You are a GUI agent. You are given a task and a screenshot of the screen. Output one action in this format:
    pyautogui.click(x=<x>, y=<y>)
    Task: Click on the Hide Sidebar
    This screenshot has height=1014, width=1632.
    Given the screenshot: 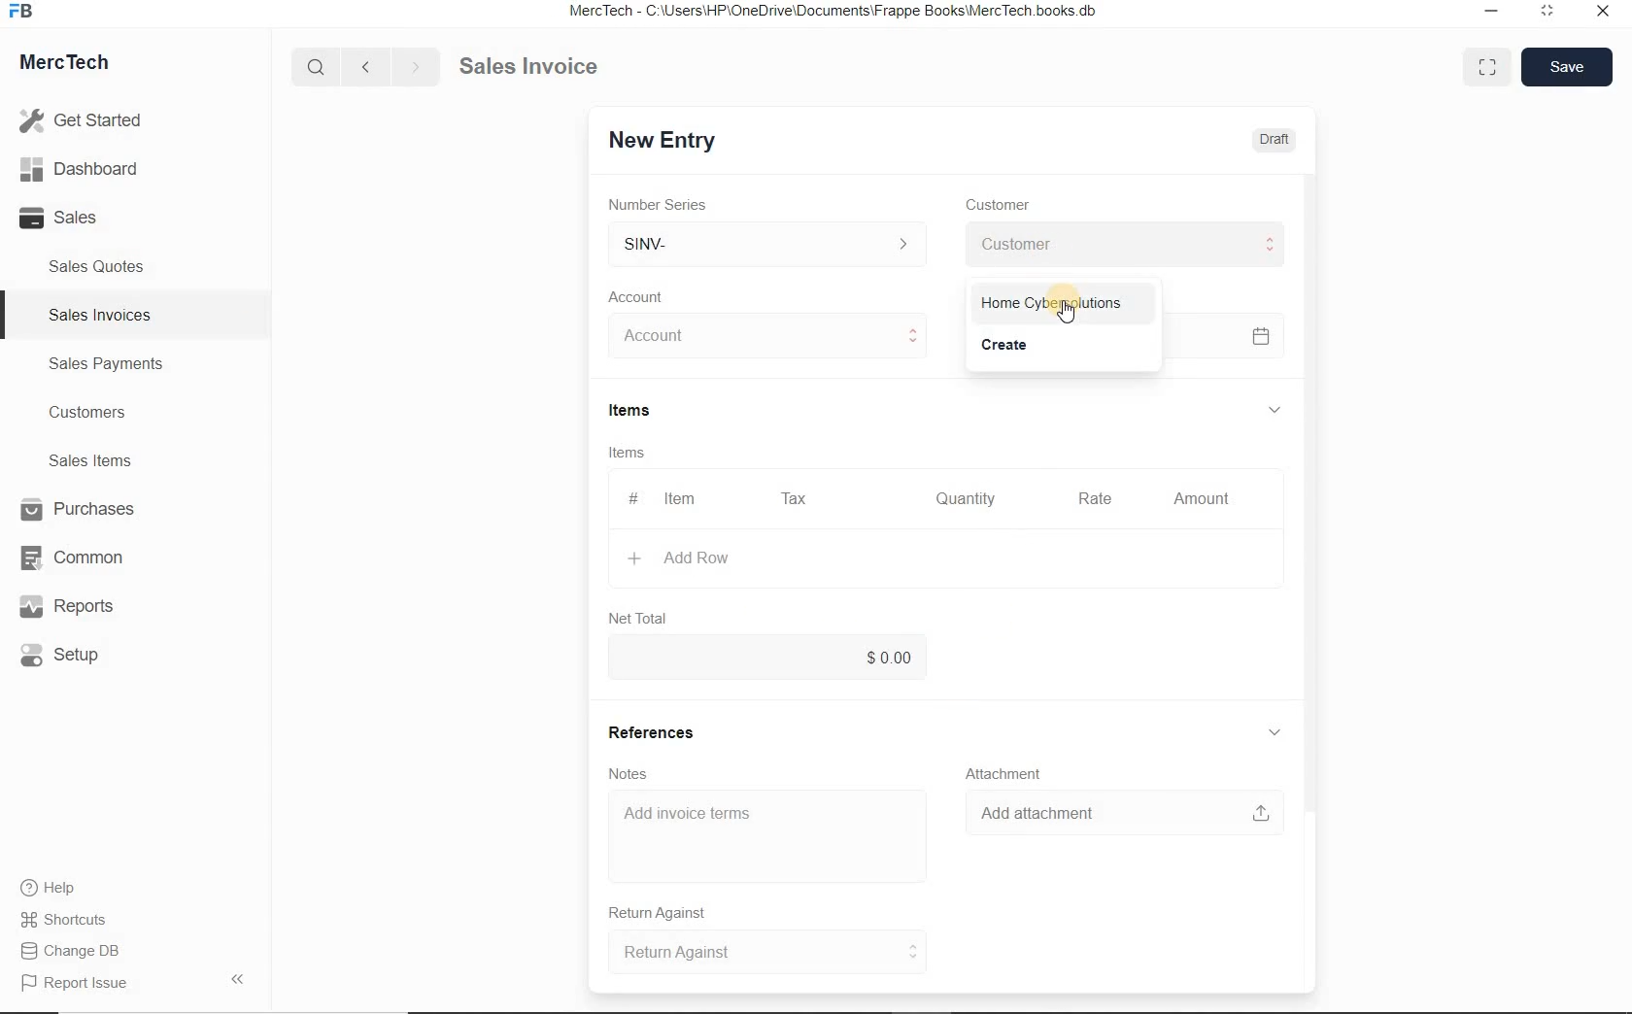 What is the action you would take?
    pyautogui.click(x=236, y=978)
    